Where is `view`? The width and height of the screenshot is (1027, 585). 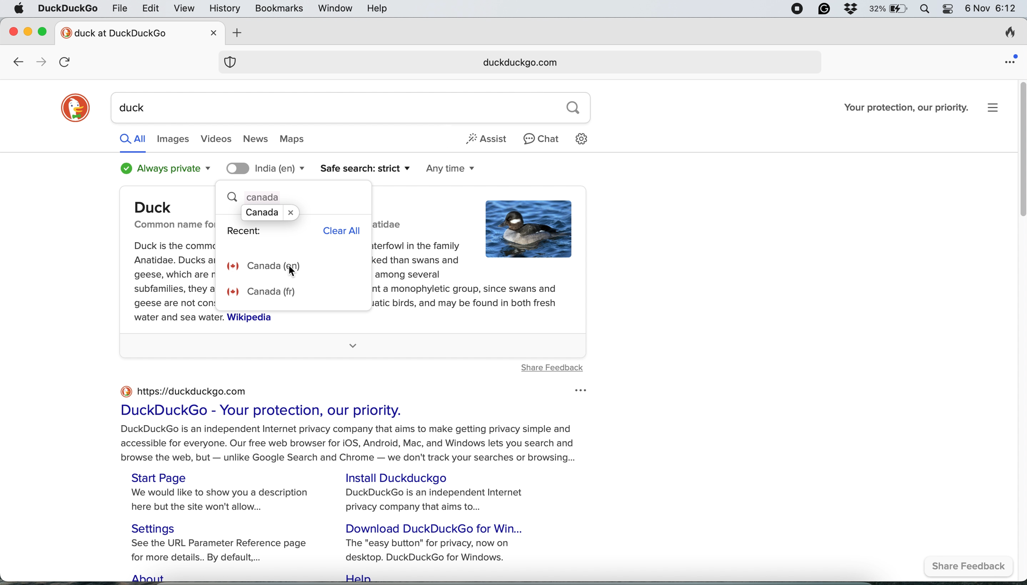
view is located at coordinates (186, 10).